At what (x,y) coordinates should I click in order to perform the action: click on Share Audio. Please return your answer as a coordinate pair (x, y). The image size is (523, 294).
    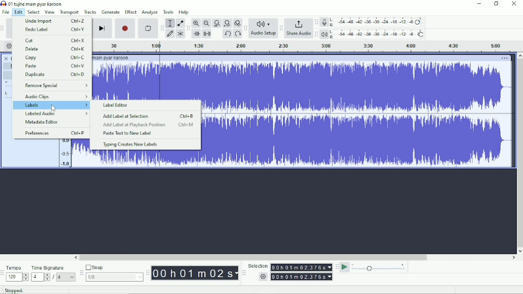
    Looking at the image, I should click on (298, 29).